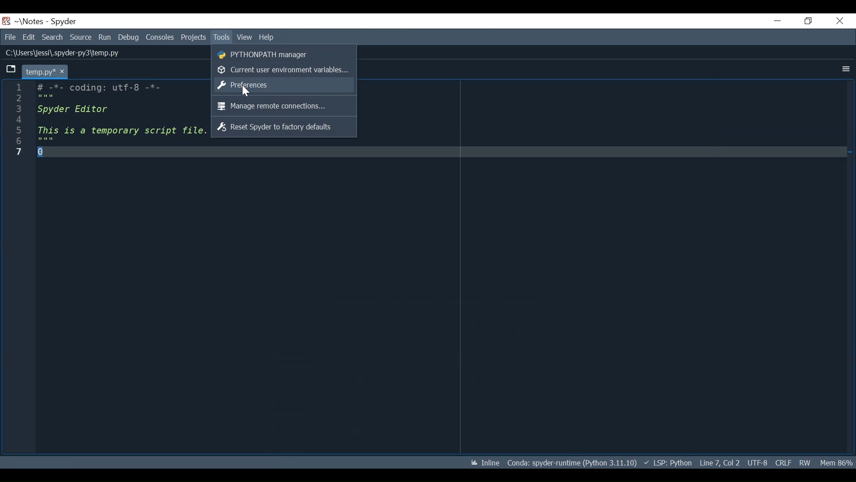 The image size is (856, 482). Describe the element at coordinates (773, 21) in the screenshot. I see `Minimize` at that location.